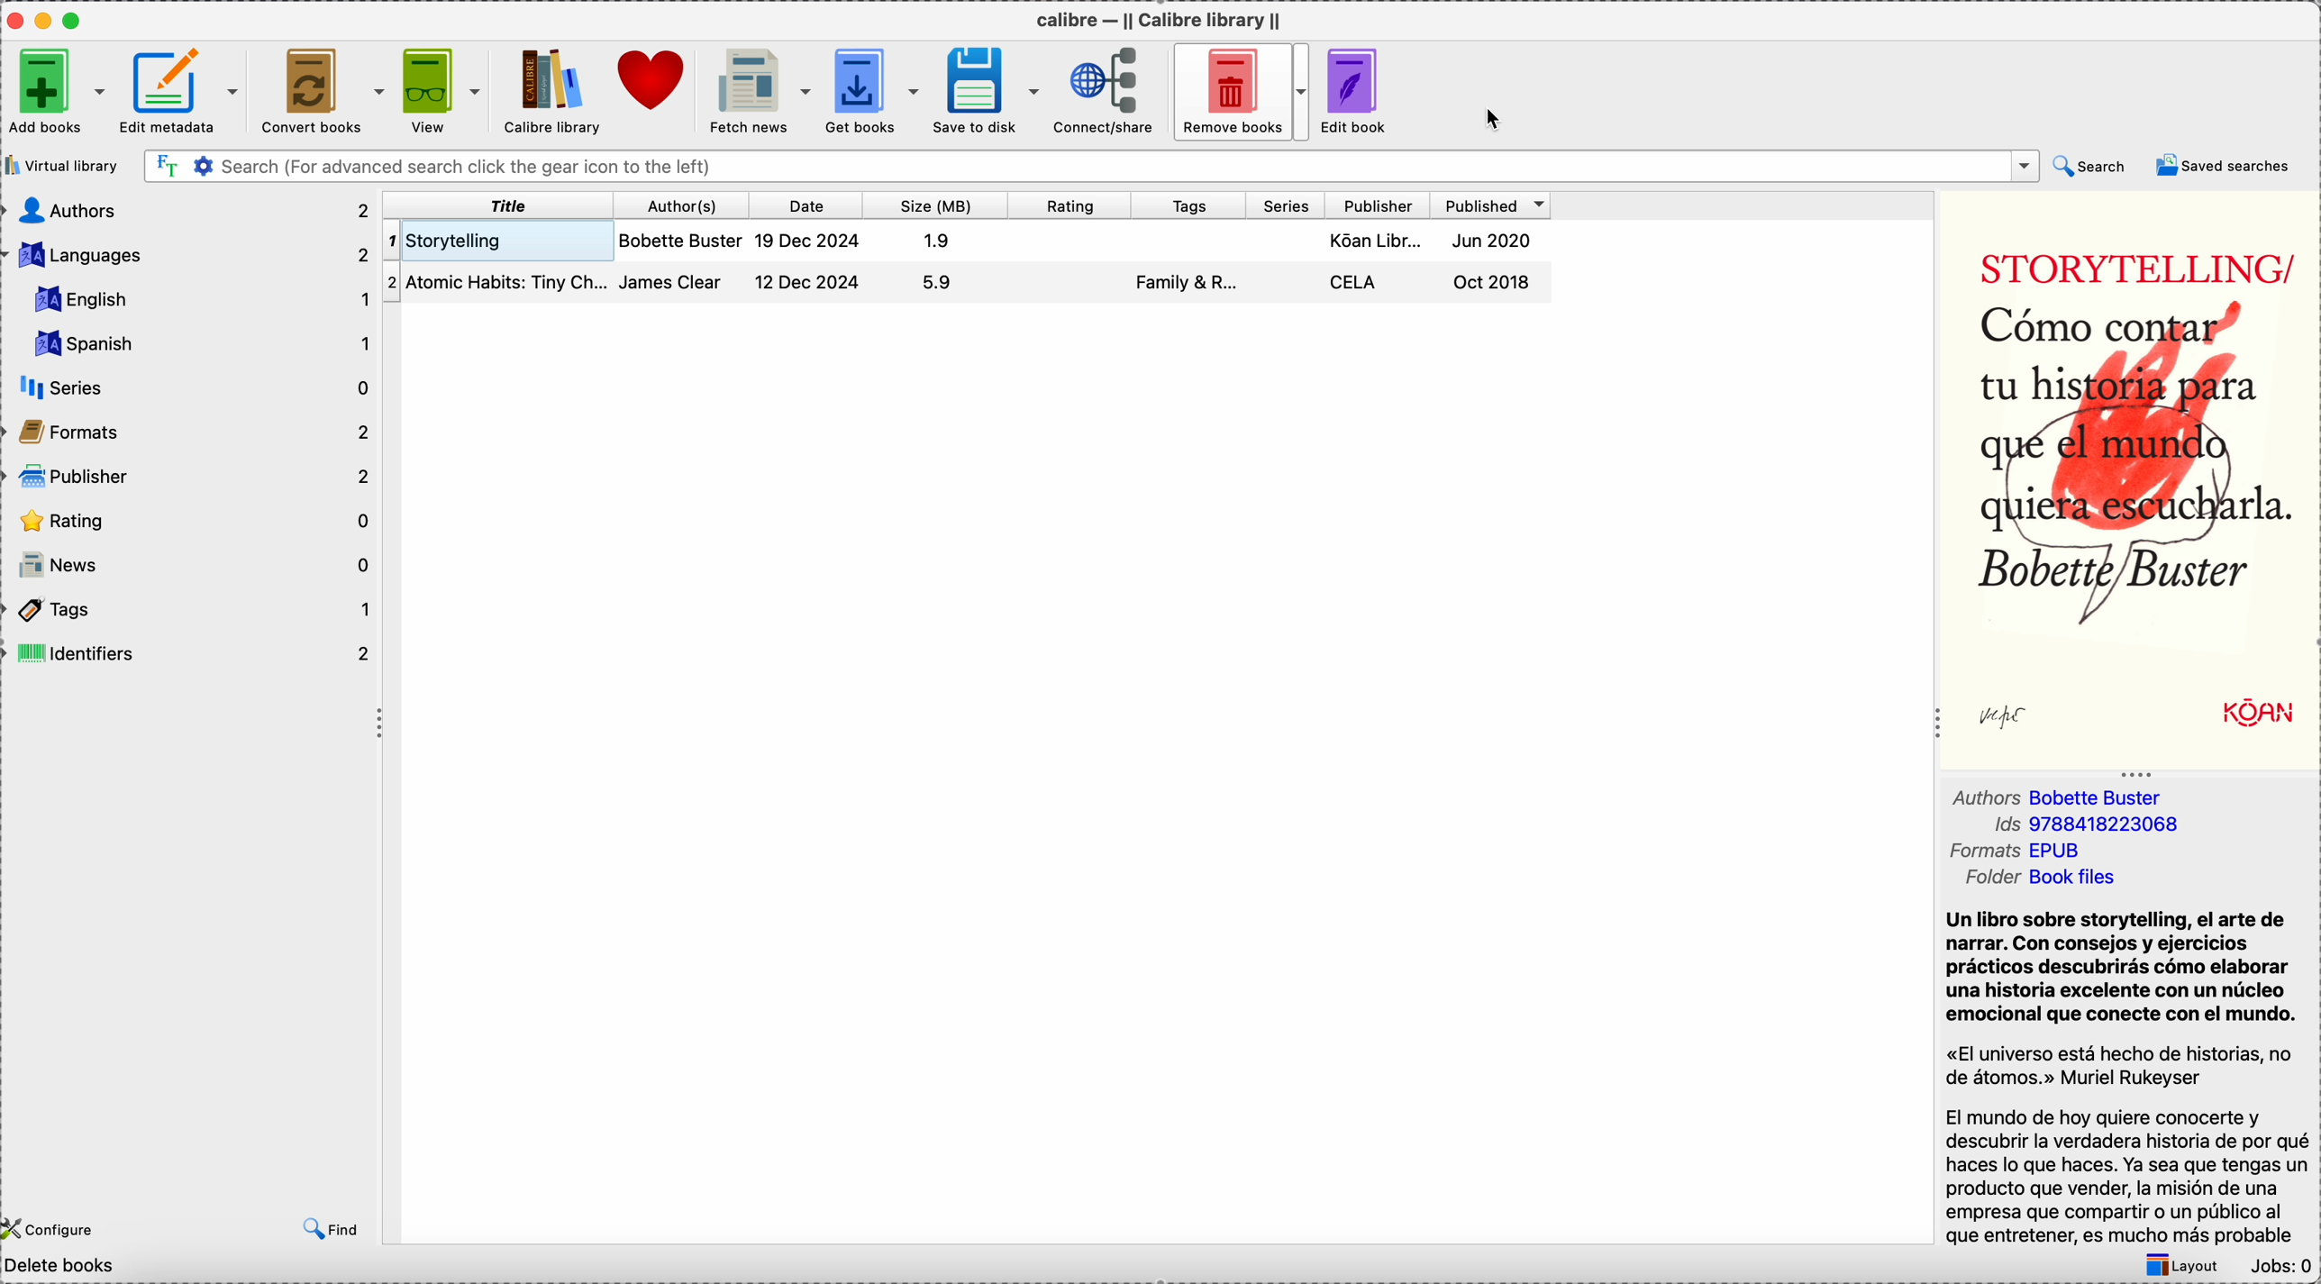  Describe the element at coordinates (1165, 22) in the screenshot. I see `Calibre - || Calibre library ||` at that location.